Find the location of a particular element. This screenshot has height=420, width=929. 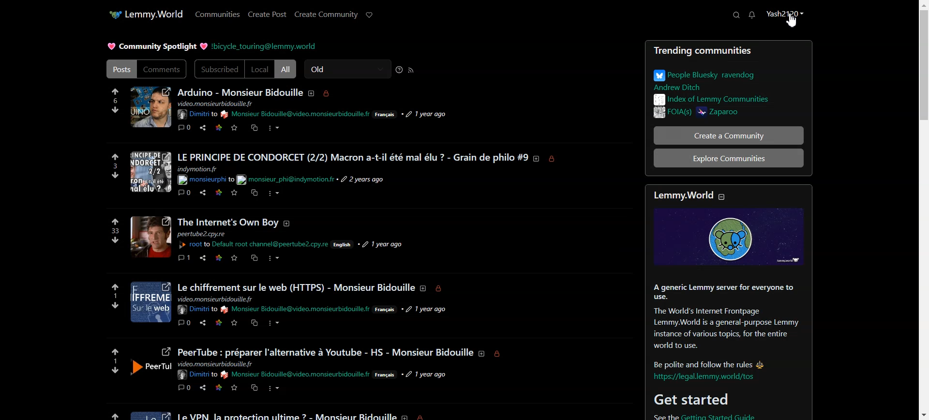

Explore Communities is located at coordinates (728, 158).